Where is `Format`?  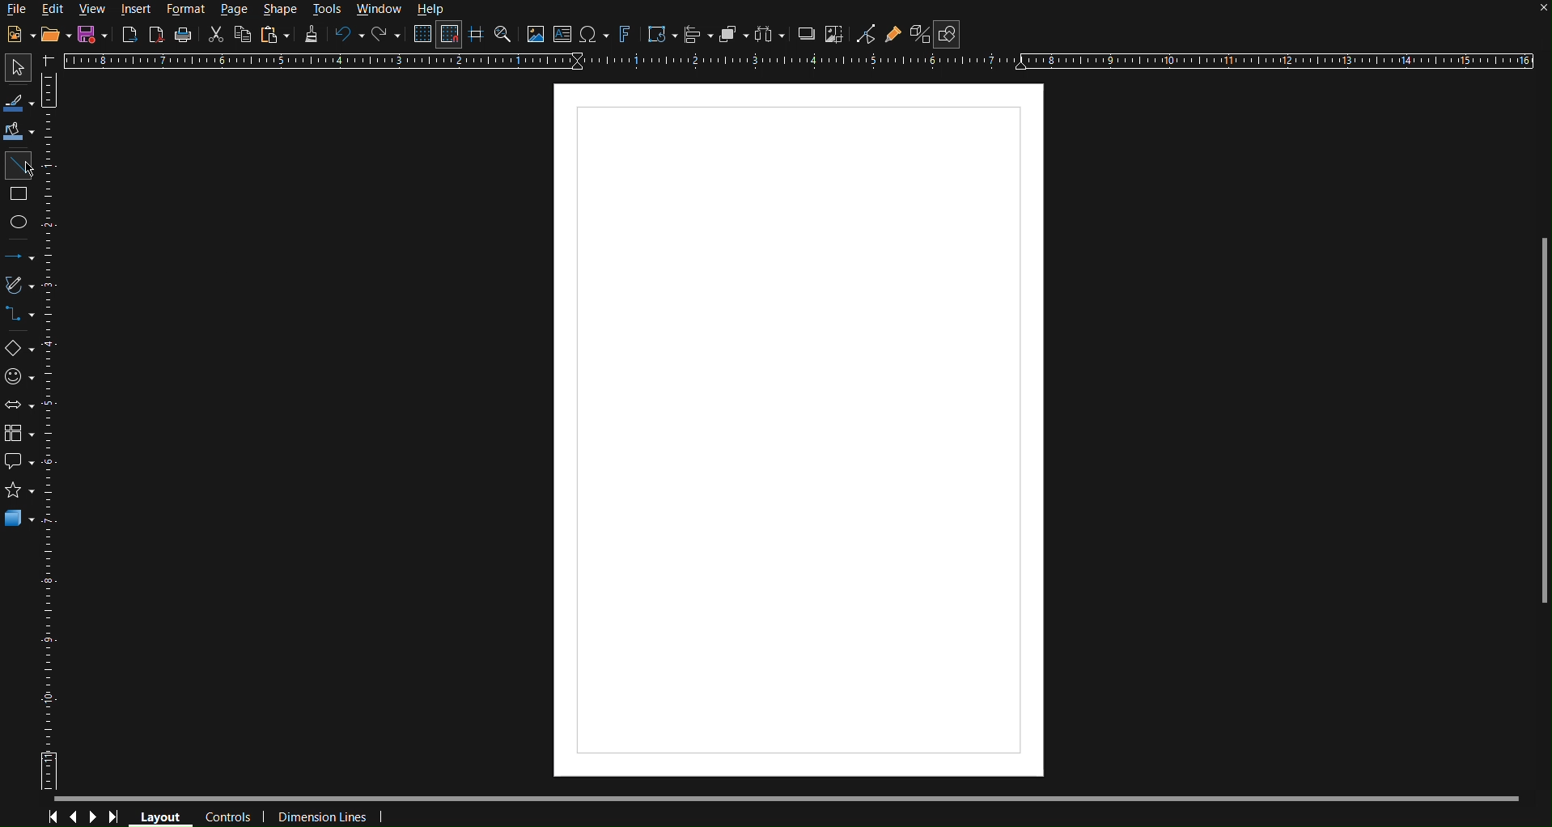
Format is located at coordinates (183, 10).